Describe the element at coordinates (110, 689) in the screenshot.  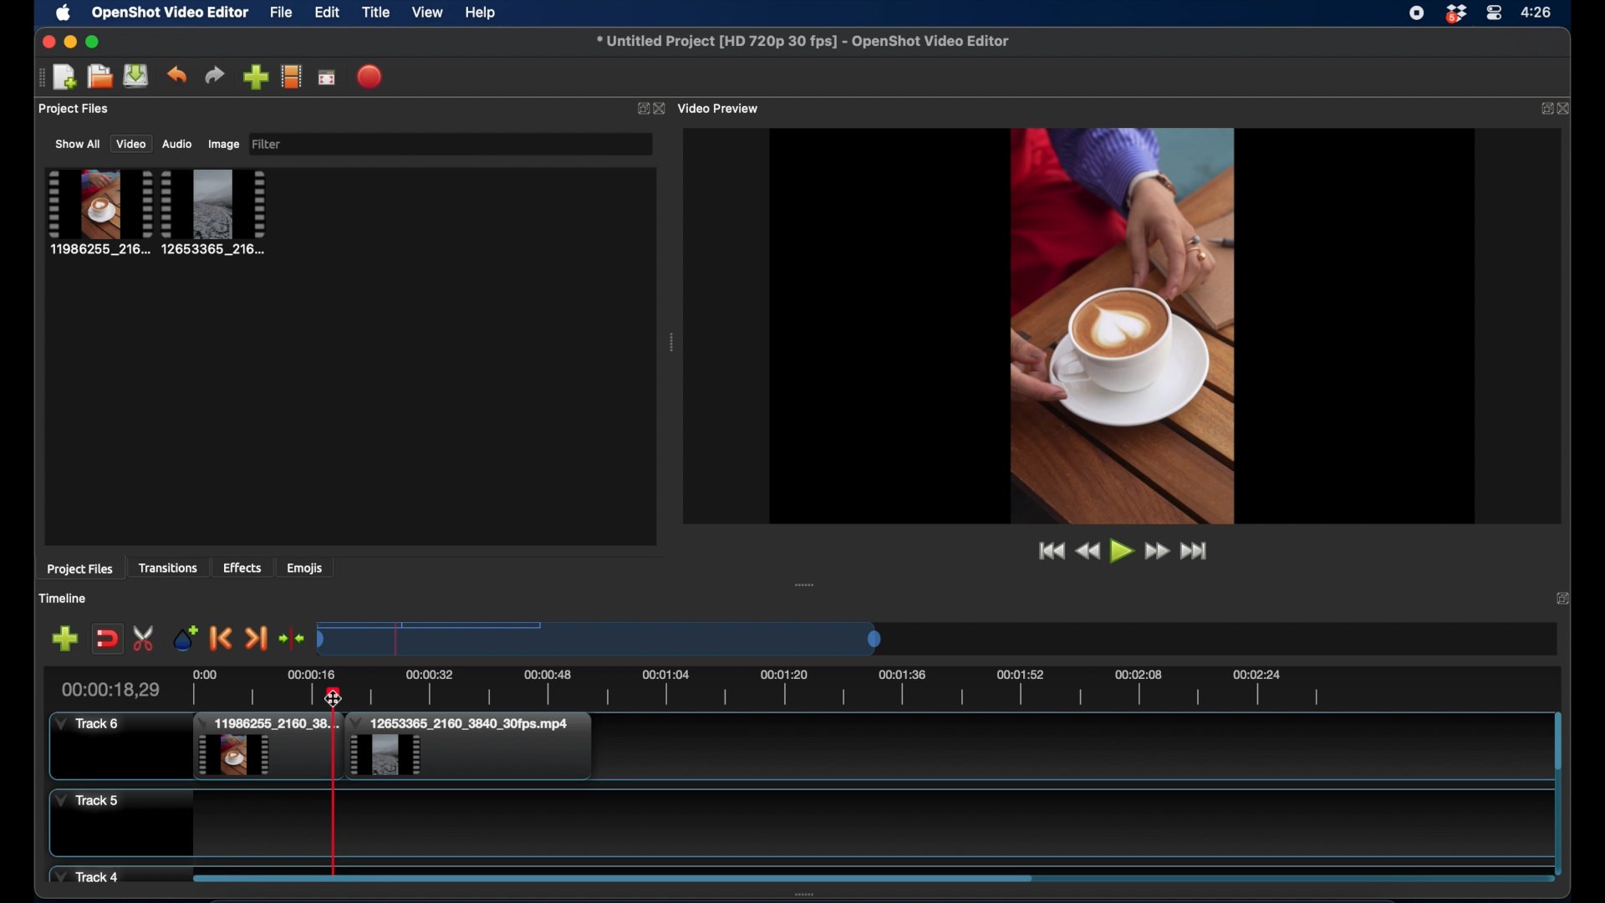
I see `current time indicator` at that location.